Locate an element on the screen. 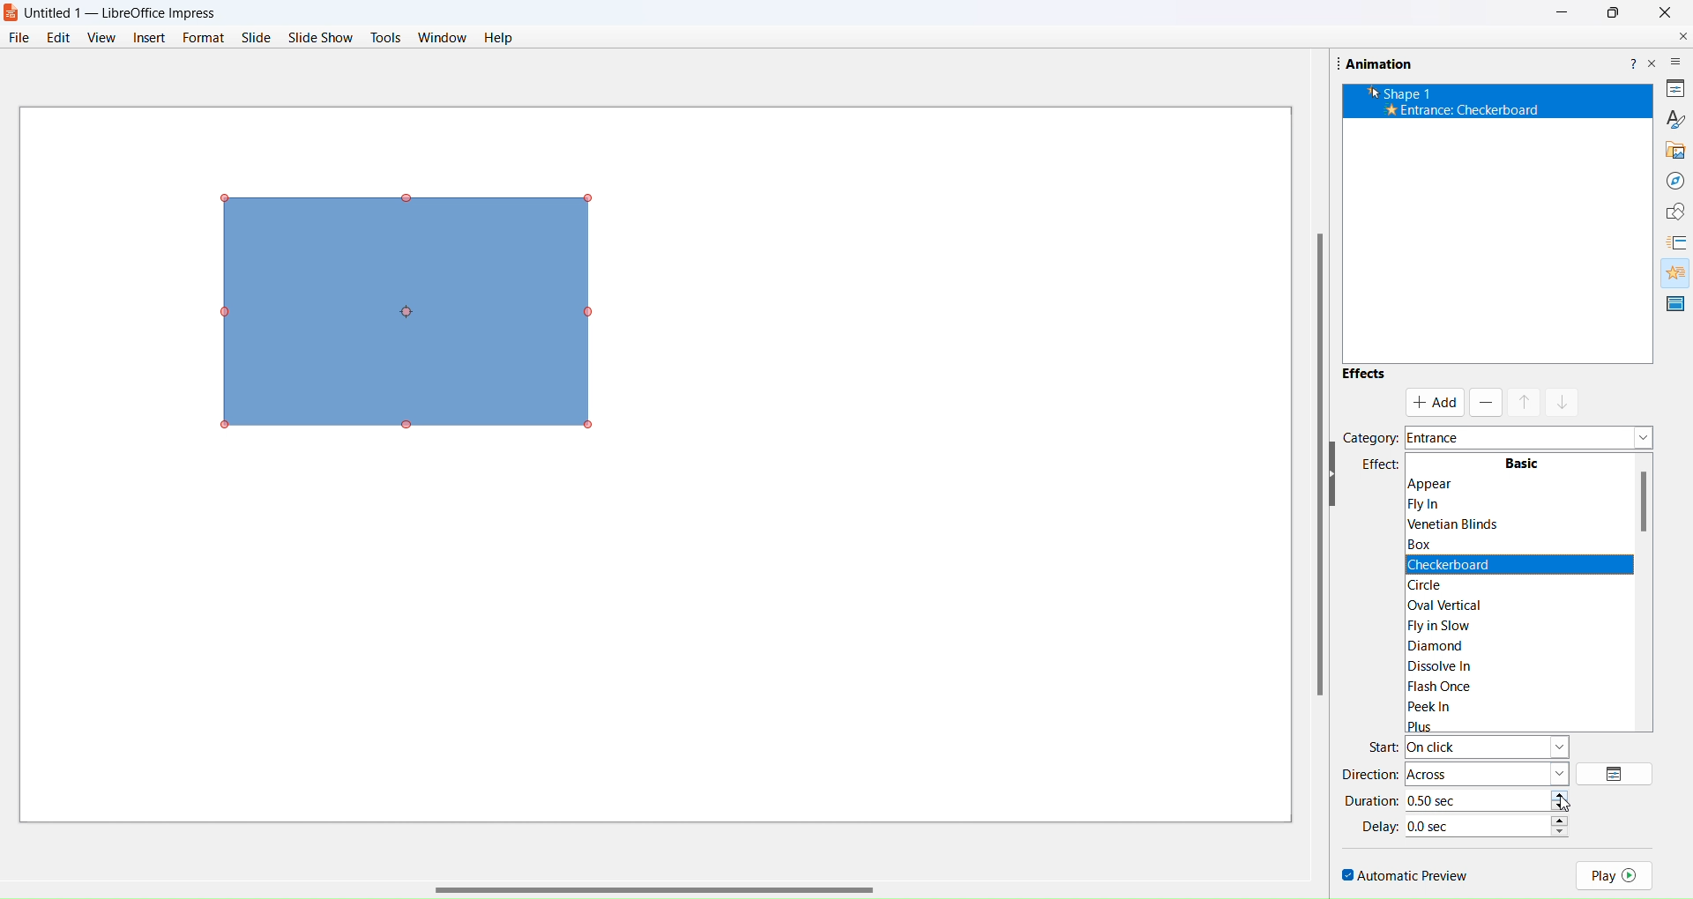 This screenshot has width=1693, height=899. Dissolve In is located at coordinates (1451, 664).